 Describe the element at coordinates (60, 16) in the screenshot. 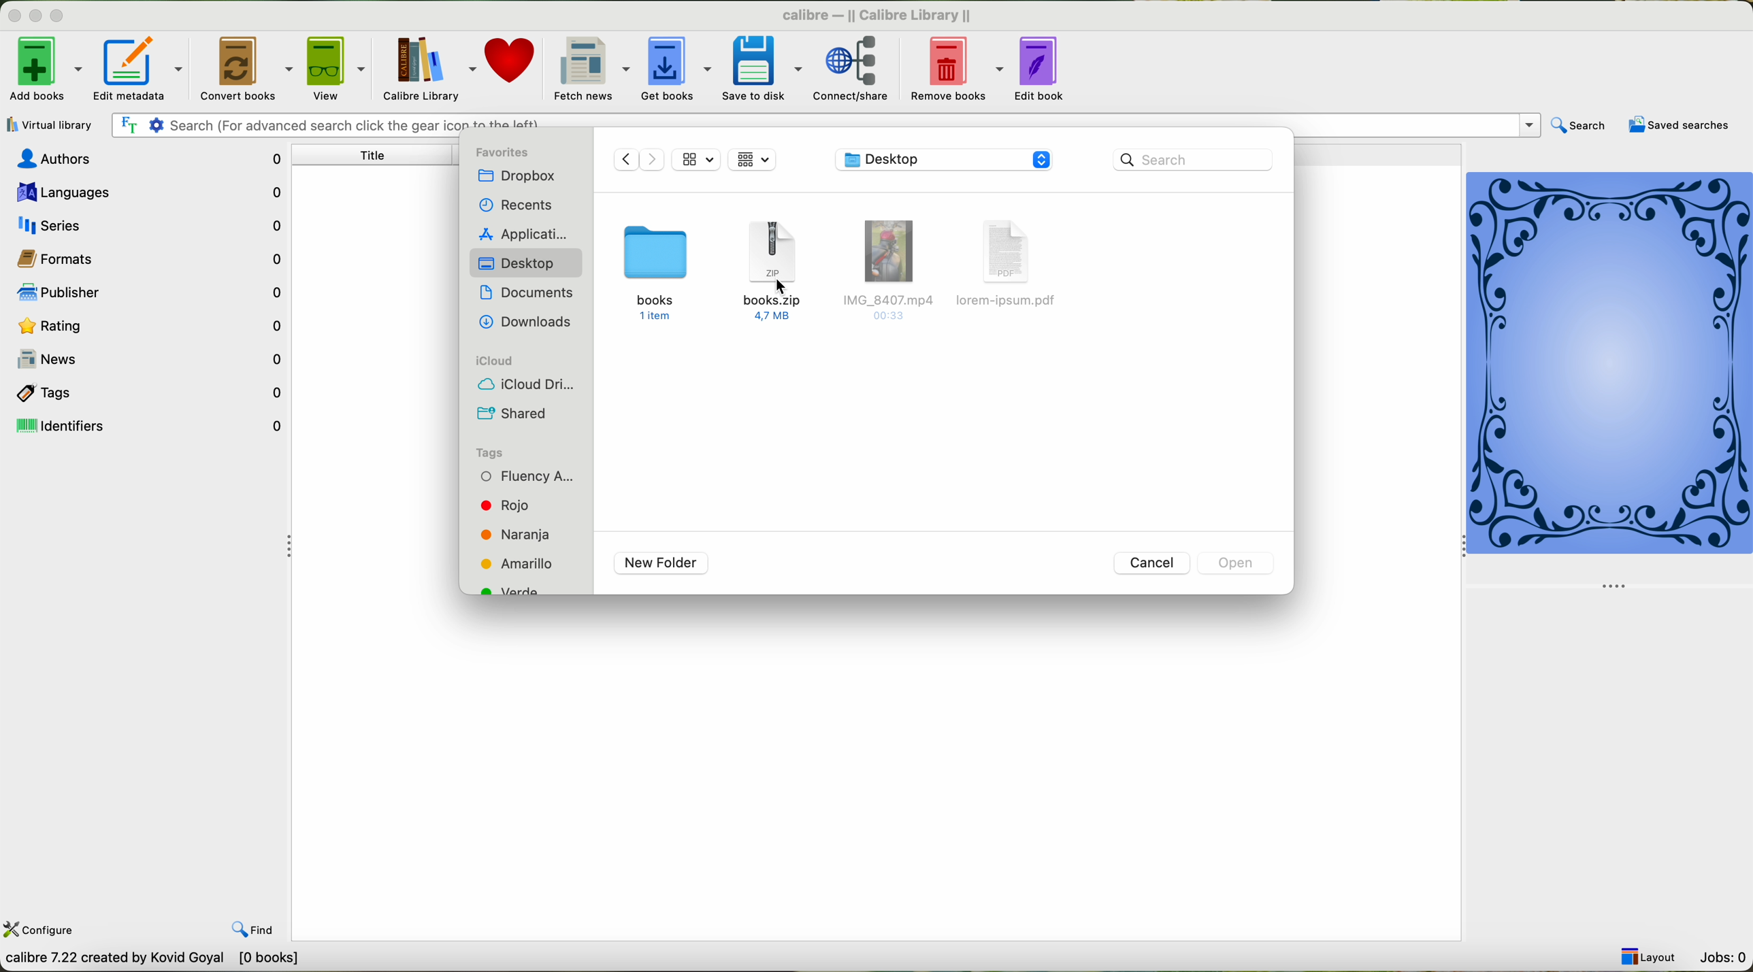

I see `maximize` at that location.